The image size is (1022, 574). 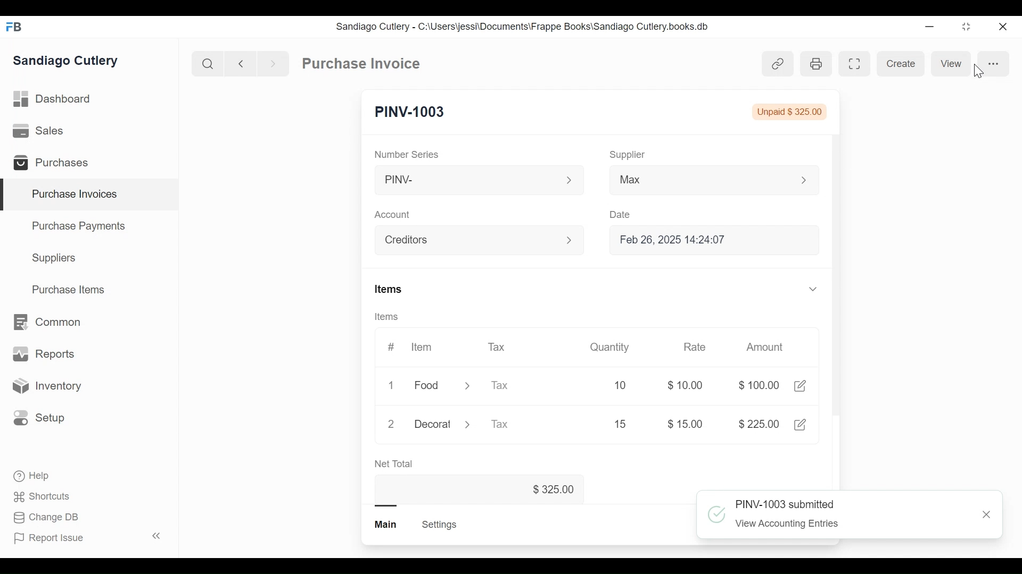 What do you see at coordinates (388, 290) in the screenshot?
I see `Items` at bounding box center [388, 290].